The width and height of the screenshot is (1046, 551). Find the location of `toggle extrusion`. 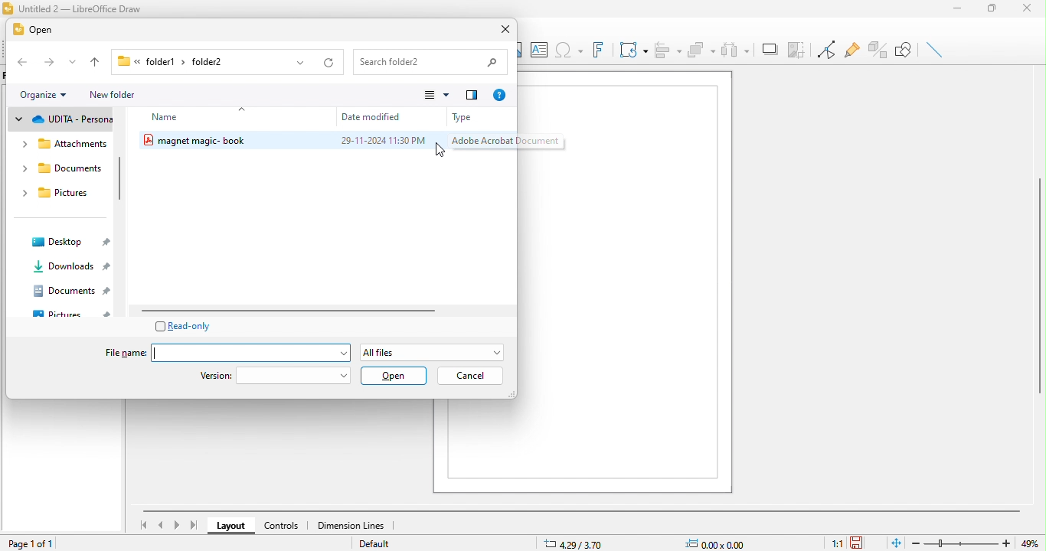

toggle extrusion is located at coordinates (878, 50).